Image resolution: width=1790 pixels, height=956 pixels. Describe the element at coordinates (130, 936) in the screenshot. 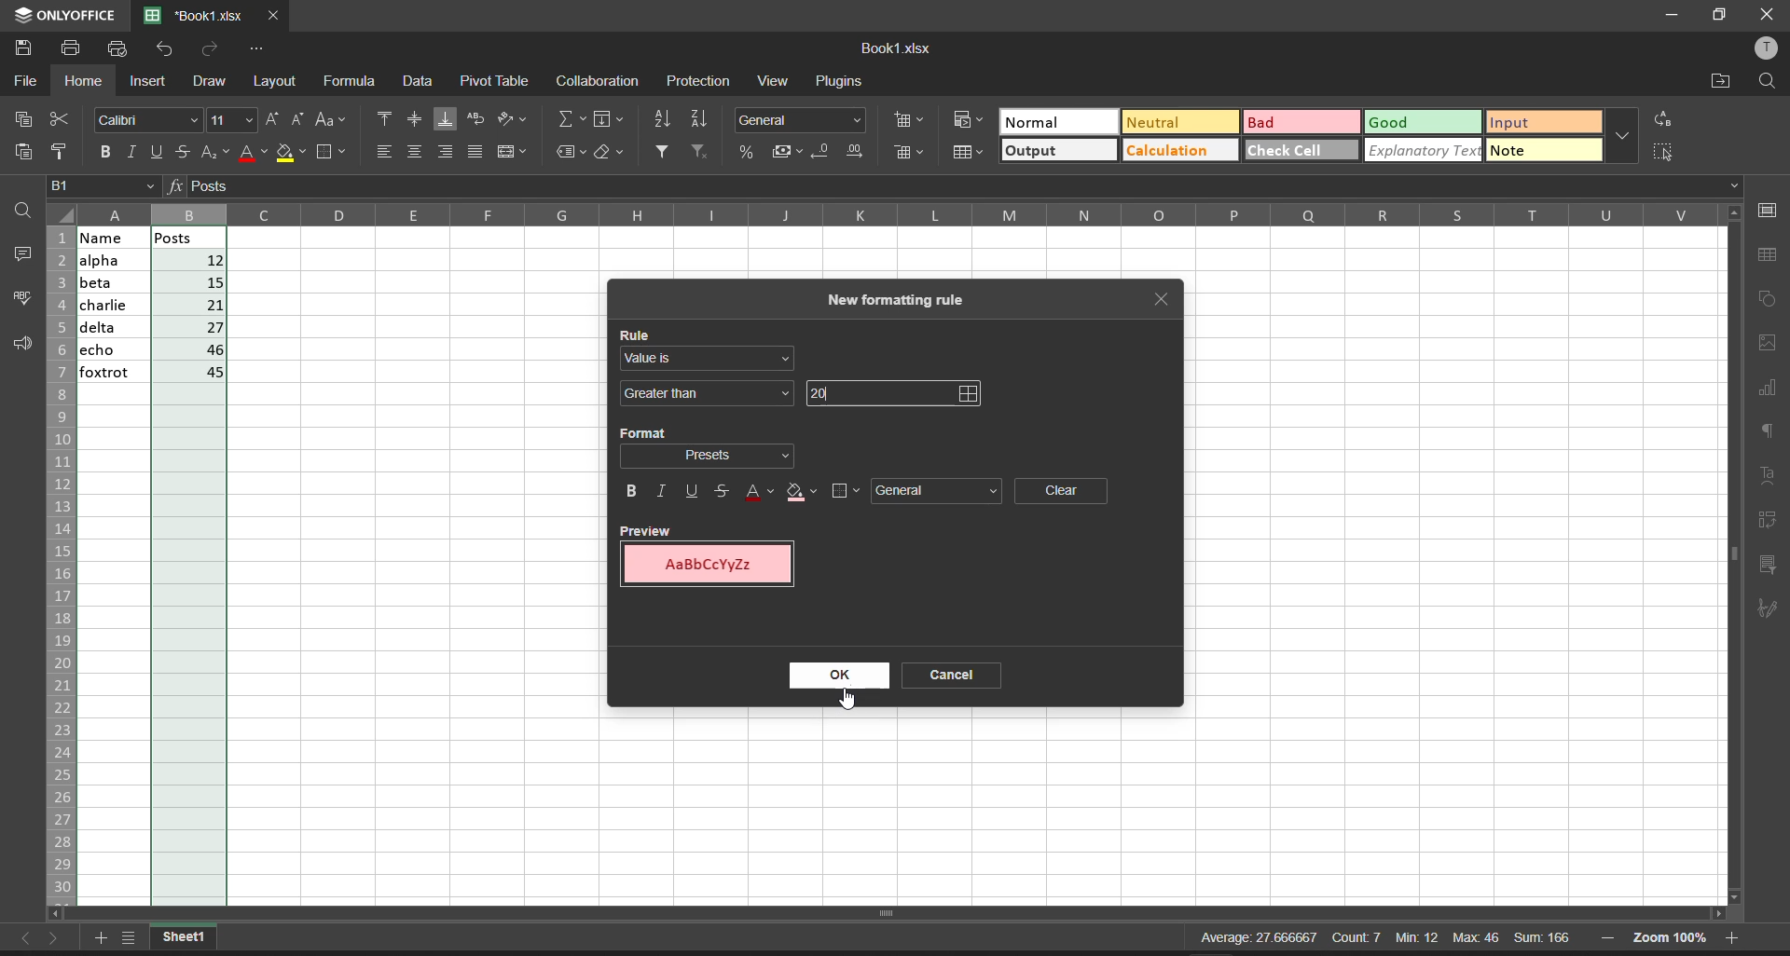

I see `list of sheets` at that location.